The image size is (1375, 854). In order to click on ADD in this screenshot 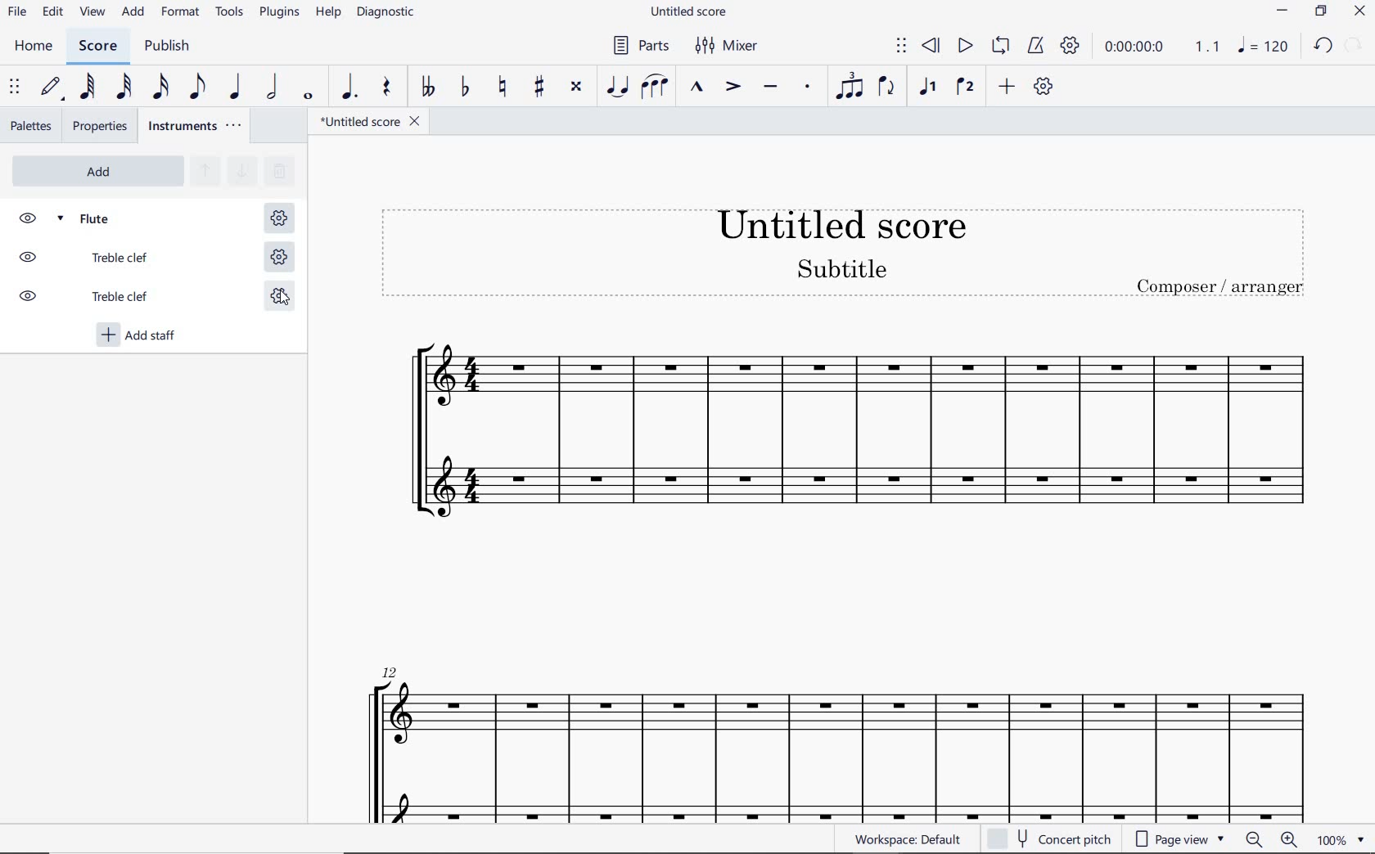, I will do `click(1008, 87)`.